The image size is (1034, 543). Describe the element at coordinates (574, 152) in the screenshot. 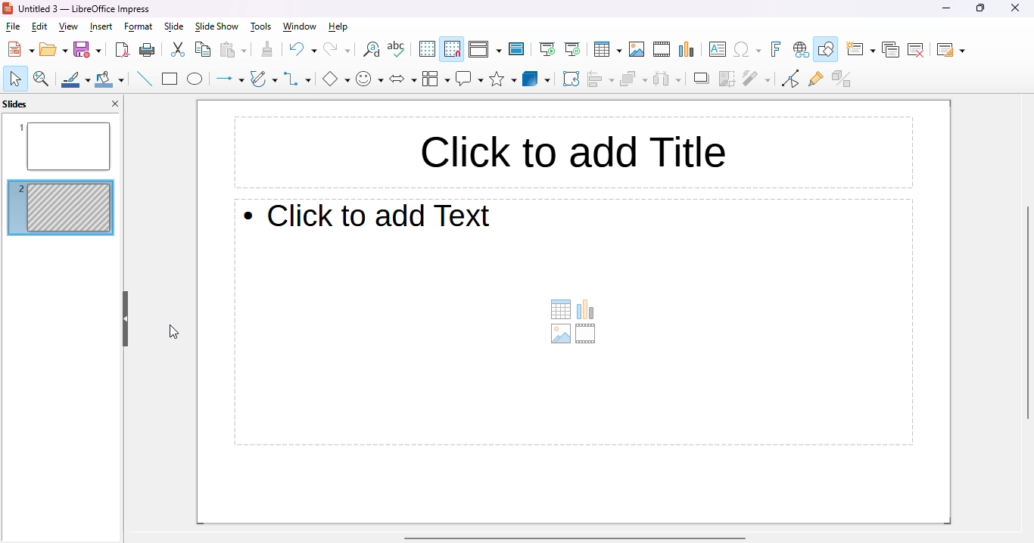

I see `click to add title` at that location.